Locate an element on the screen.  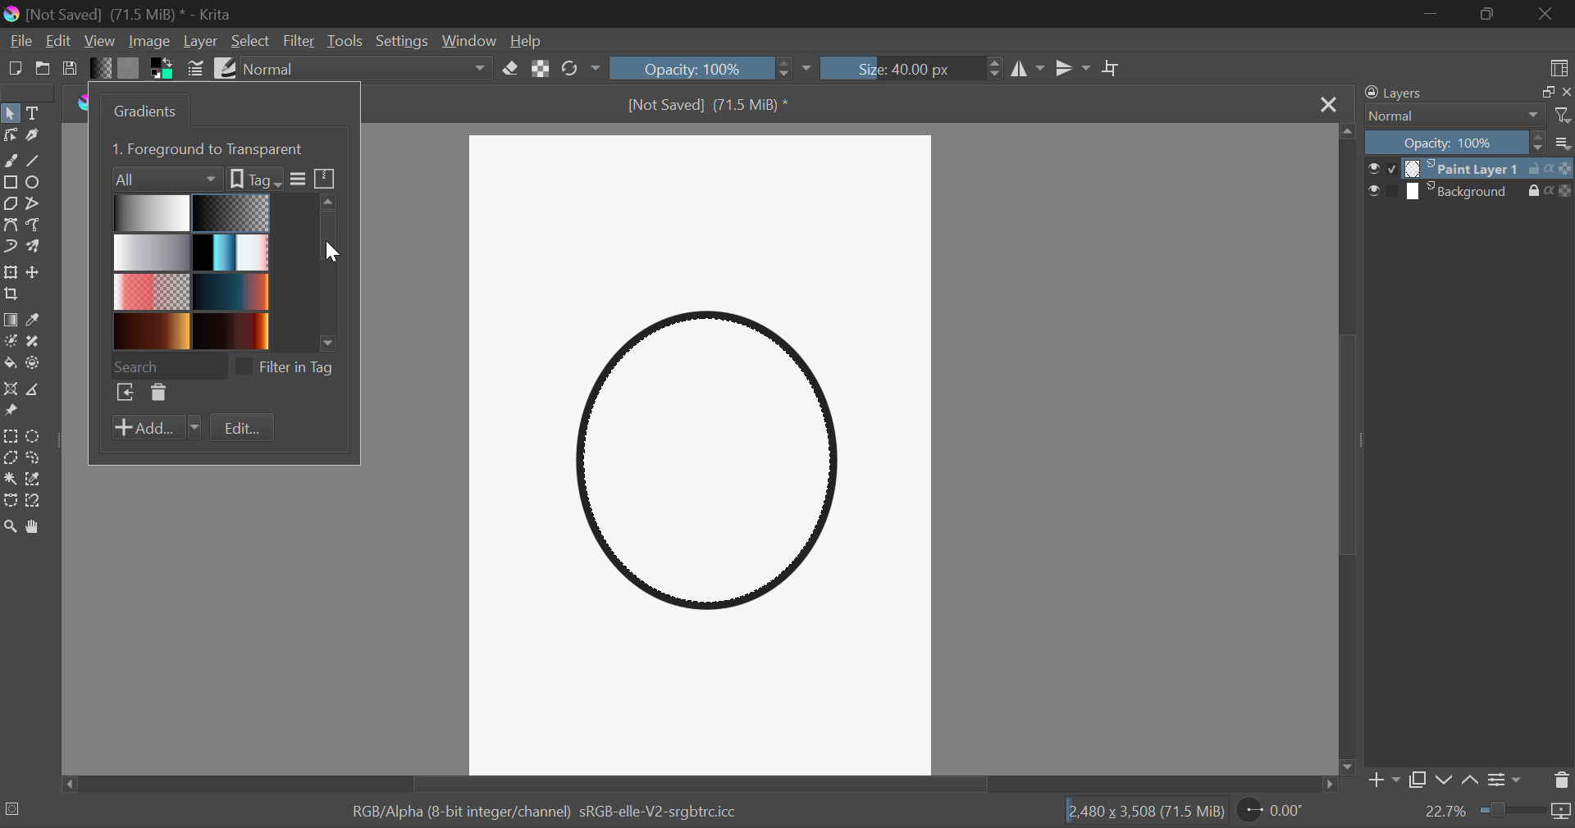
Normal is located at coordinates (1454, 116).